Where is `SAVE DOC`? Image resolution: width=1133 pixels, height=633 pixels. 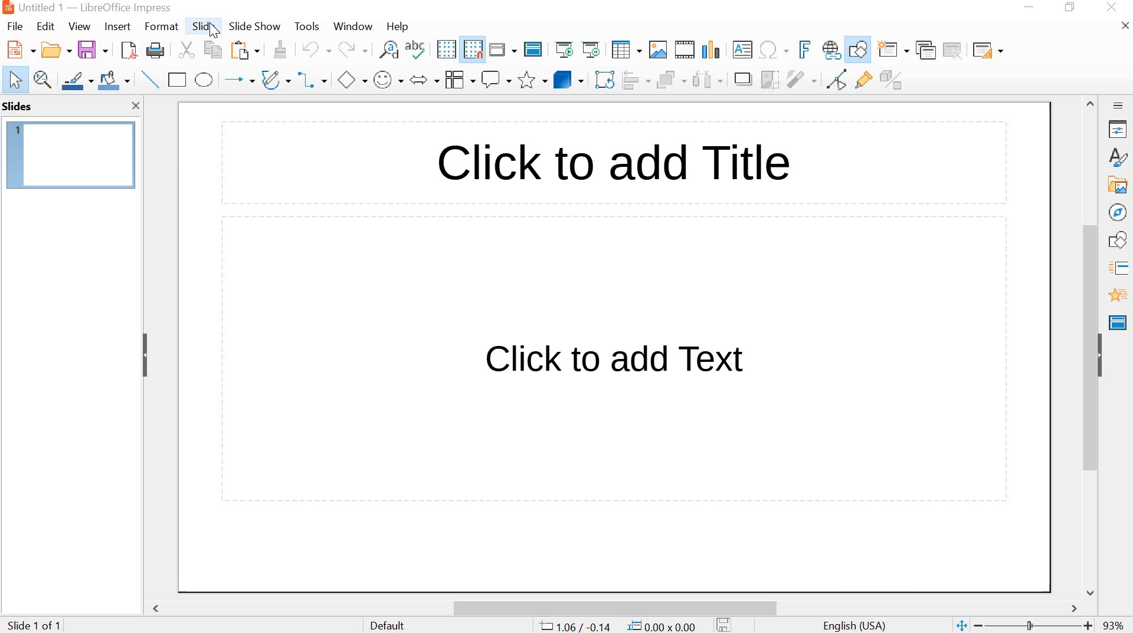 SAVE DOC is located at coordinates (725, 624).